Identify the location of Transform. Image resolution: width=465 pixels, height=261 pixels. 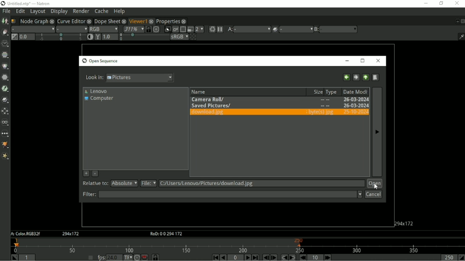
(5, 111).